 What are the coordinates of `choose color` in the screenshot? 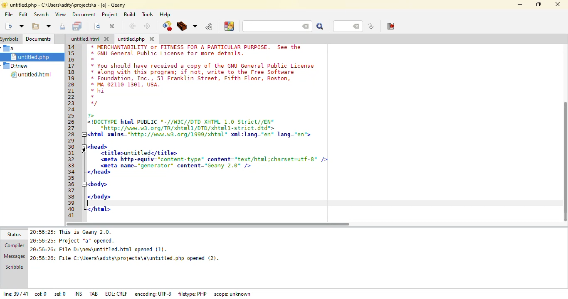 It's located at (229, 27).